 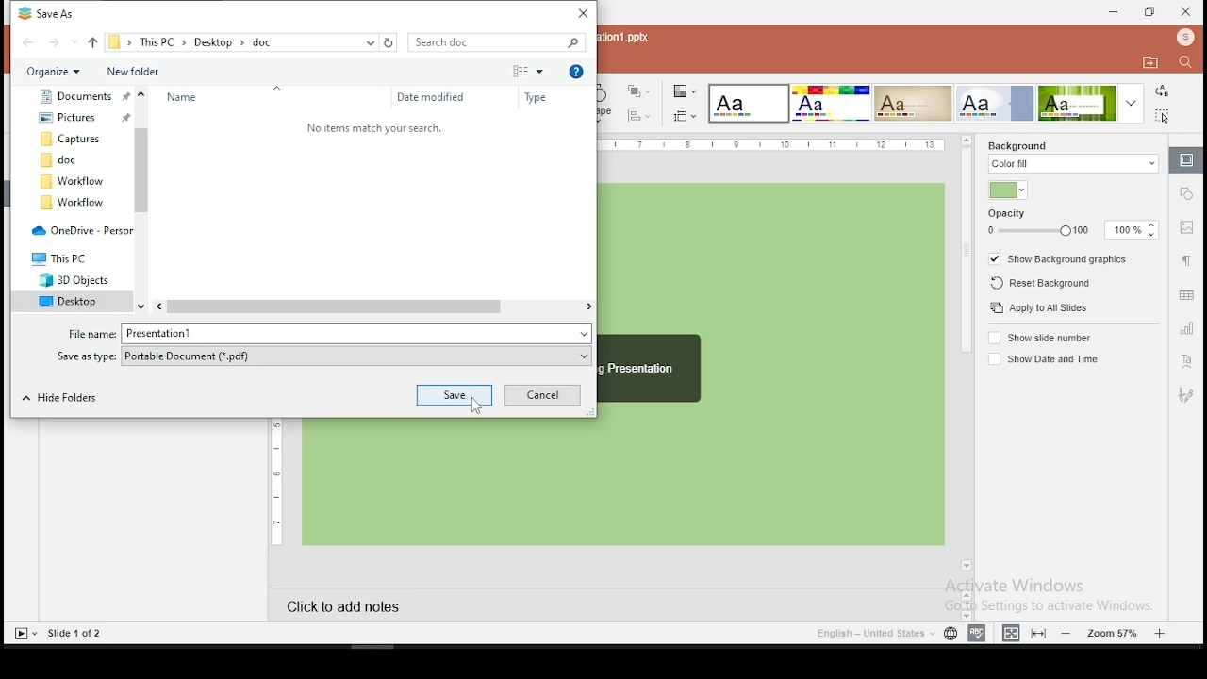 What do you see at coordinates (28, 41) in the screenshot?
I see `go back` at bounding box center [28, 41].